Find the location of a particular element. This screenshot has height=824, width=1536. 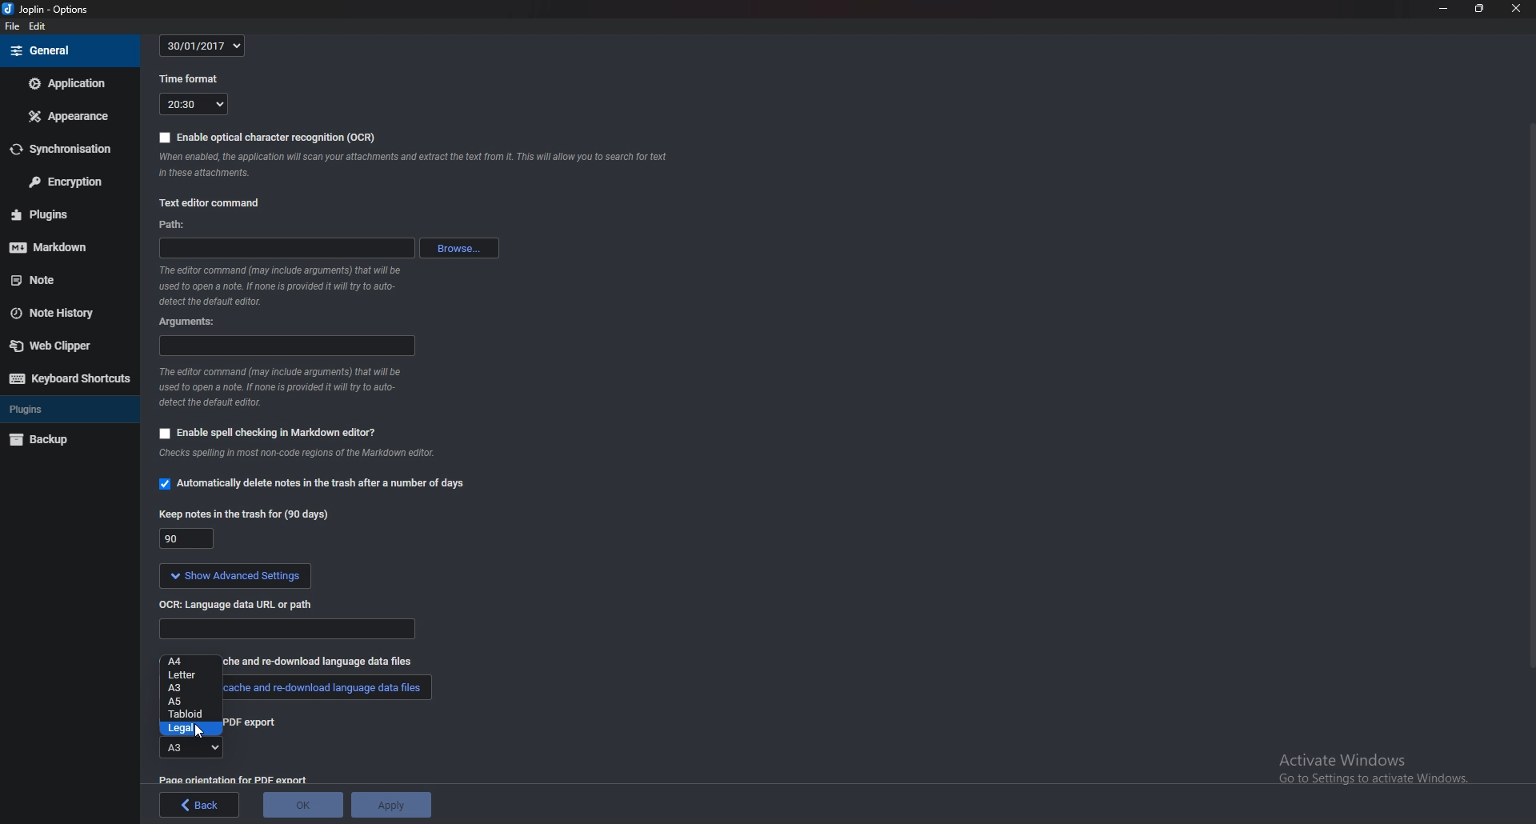

path is located at coordinates (286, 246).